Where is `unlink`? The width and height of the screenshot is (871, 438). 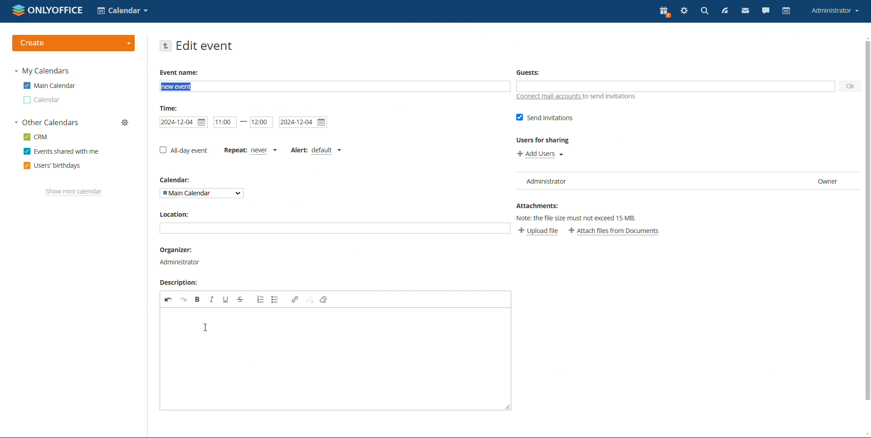
unlink is located at coordinates (309, 300).